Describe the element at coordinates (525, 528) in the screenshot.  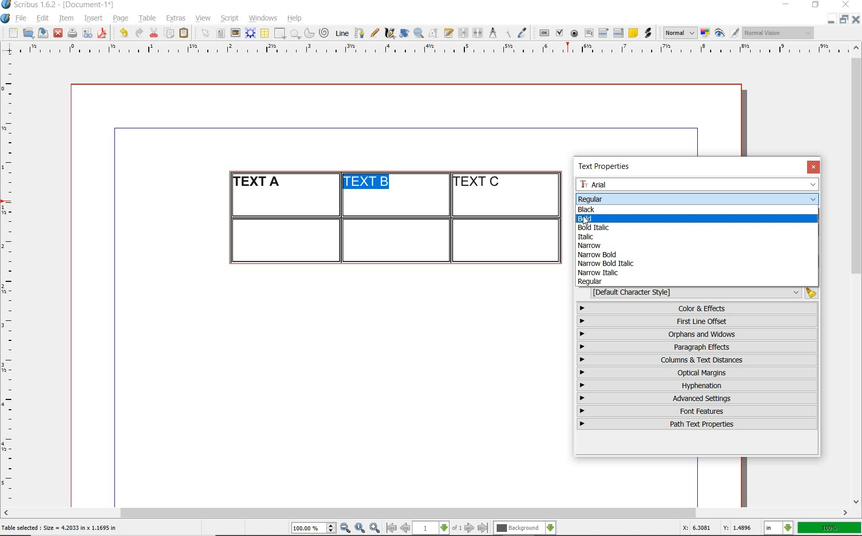
I see `select the current layer` at that location.